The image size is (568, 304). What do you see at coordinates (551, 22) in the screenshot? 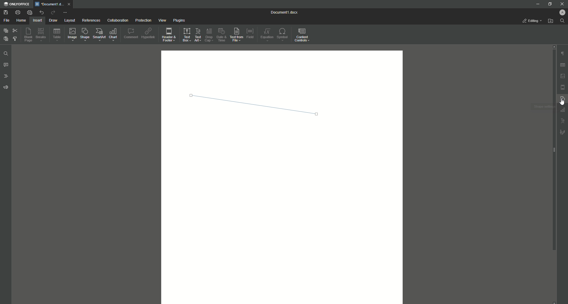
I see `Open From File` at bounding box center [551, 22].